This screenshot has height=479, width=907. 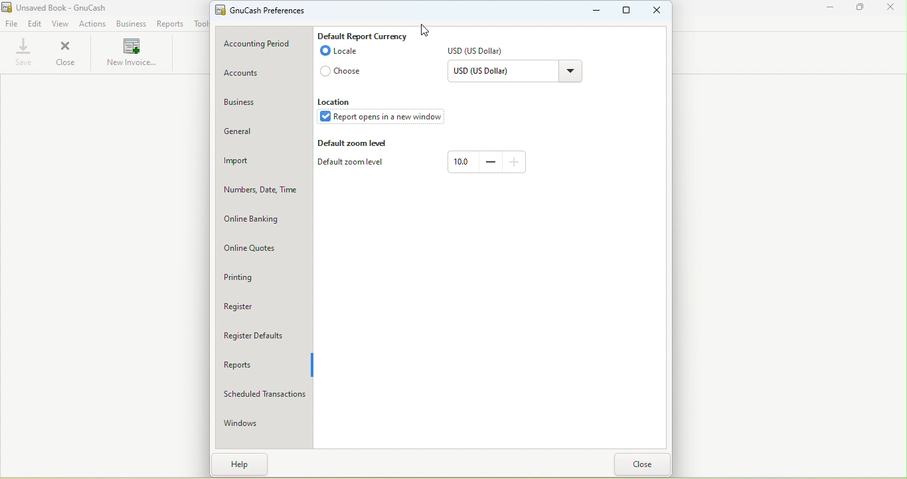 What do you see at coordinates (490, 161) in the screenshot?
I see `Decrease` at bounding box center [490, 161].